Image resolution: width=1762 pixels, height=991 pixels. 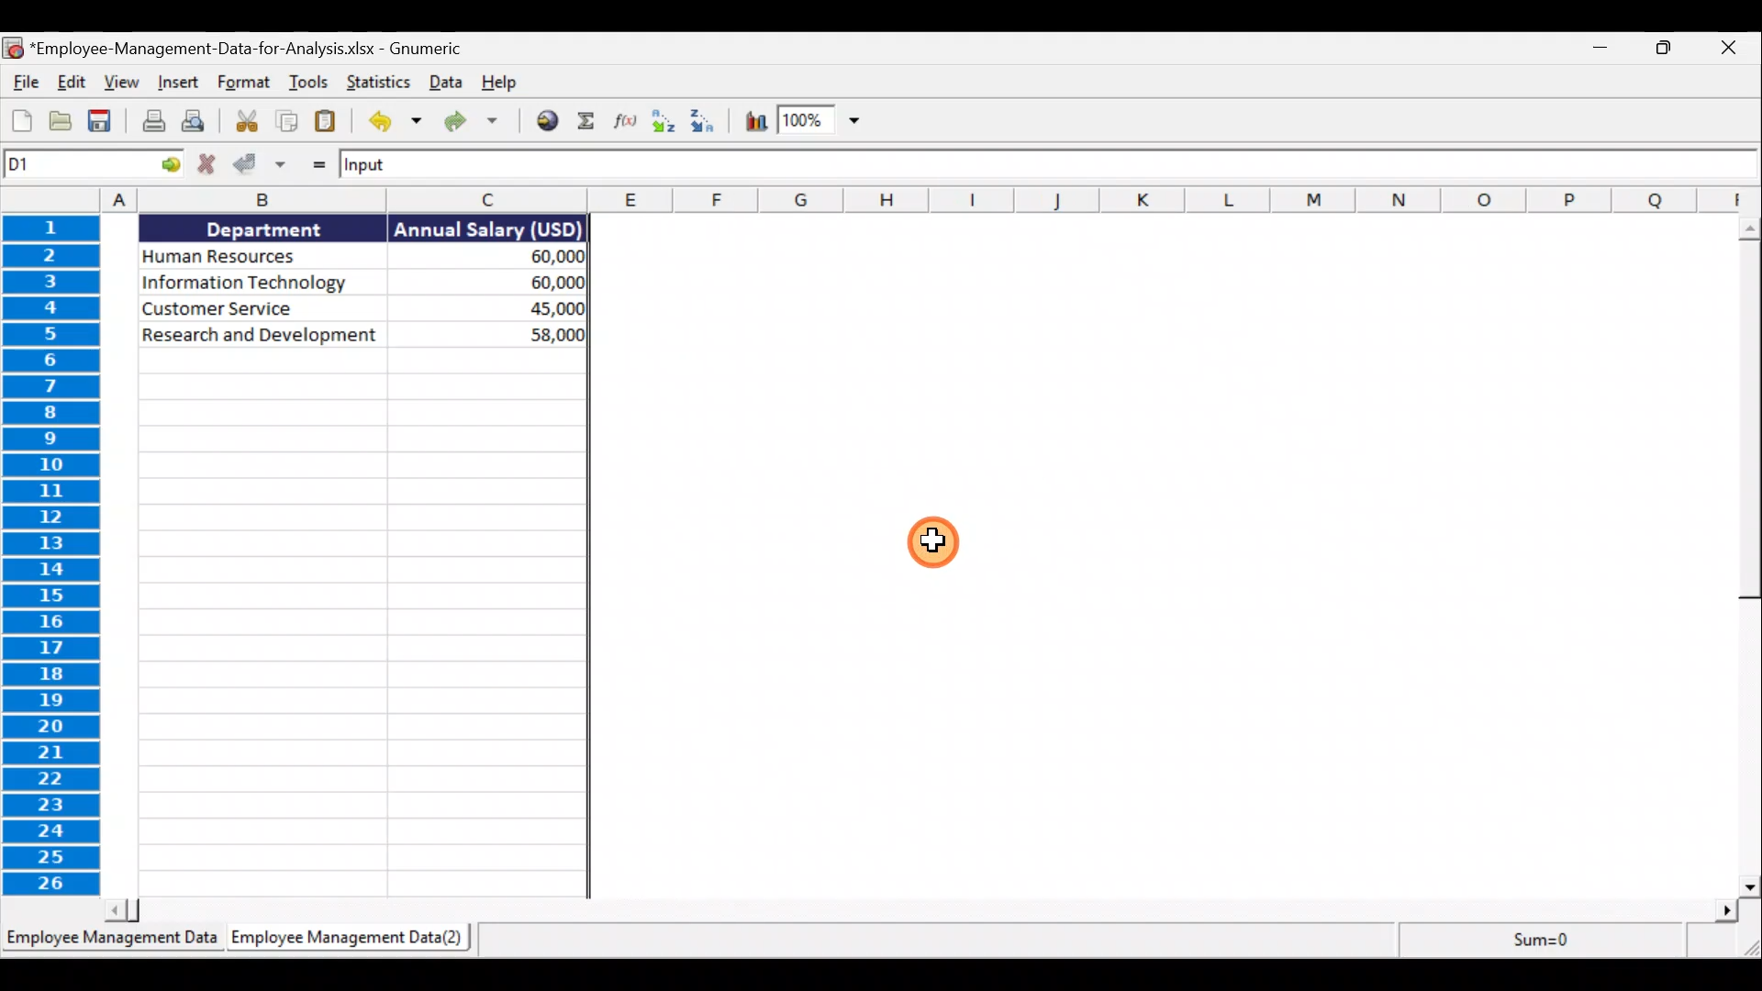 What do you see at coordinates (1661, 46) in the screenshot?
I see `Maximise` at bounding box center [1661, 46].